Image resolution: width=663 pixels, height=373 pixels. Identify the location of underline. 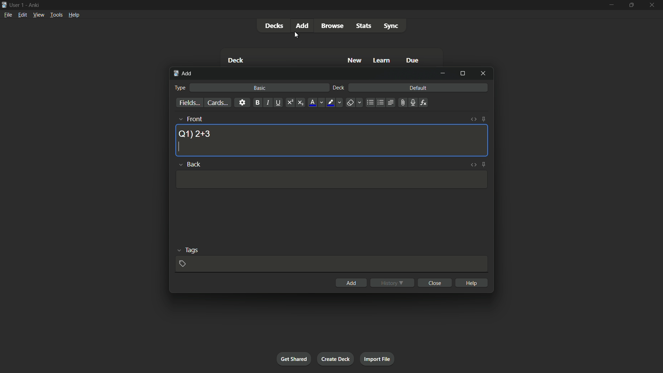
(278, 103).